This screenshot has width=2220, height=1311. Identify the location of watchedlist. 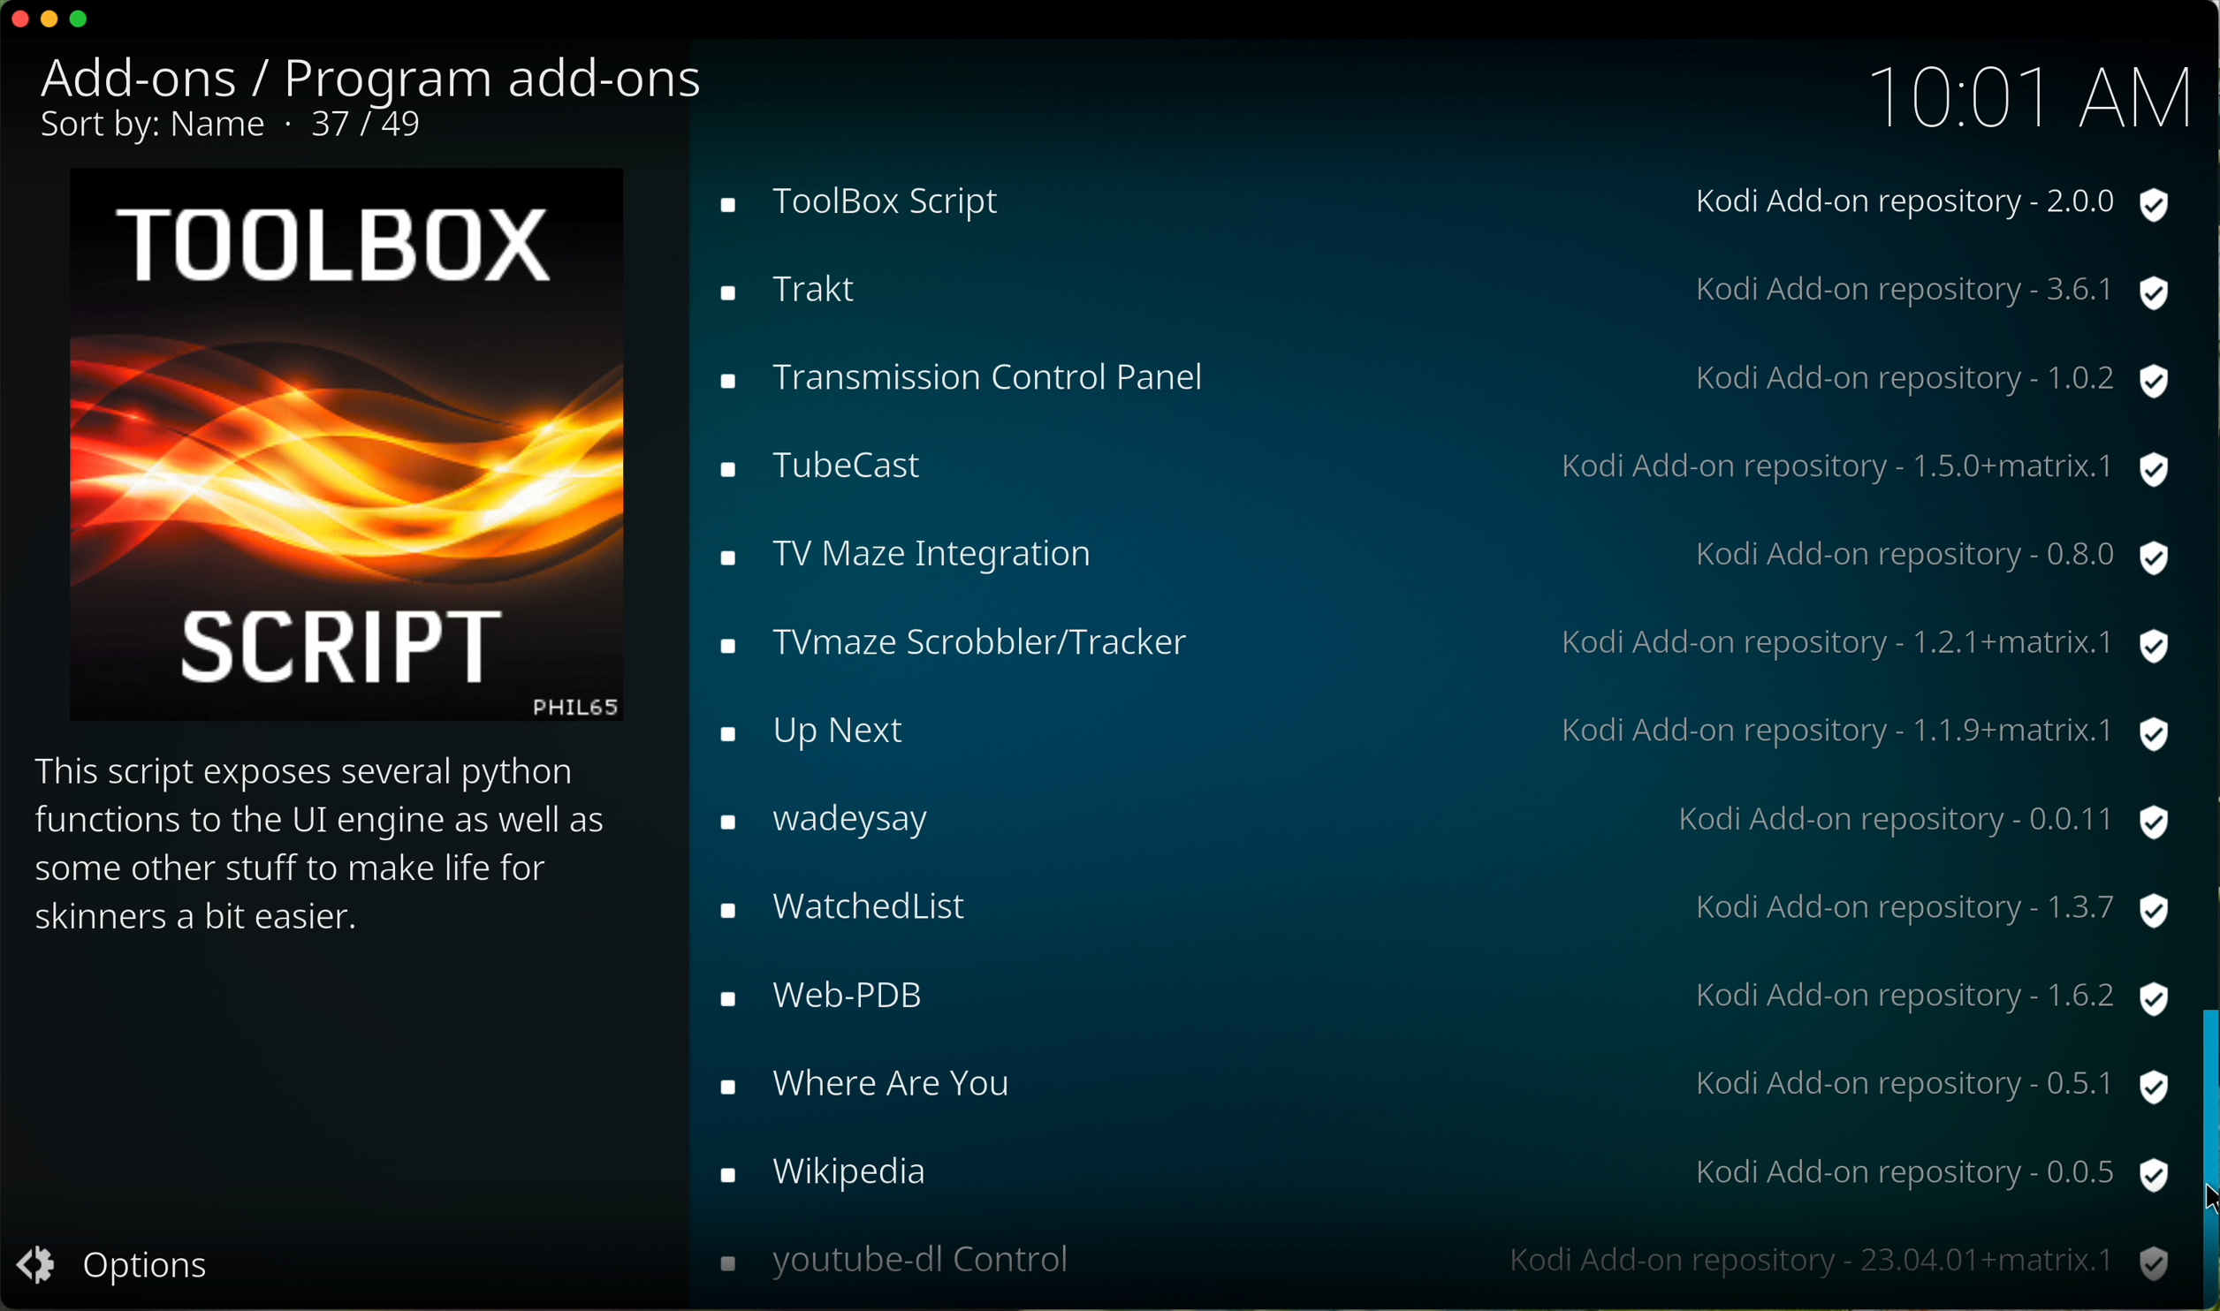
(1443, 908).